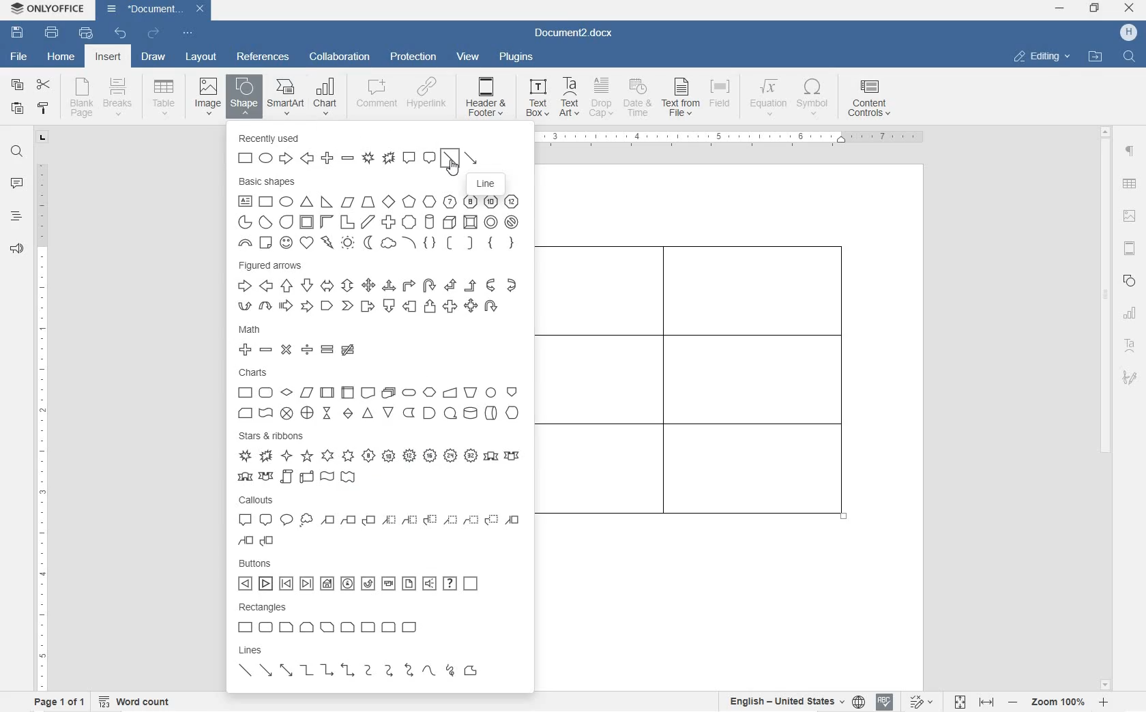 The height and width of the screenshot is (712, 1146). What do you see at coordinates (119, 98) in the screenshot?
I see `insert page breaks` at bounding box center [119, 98].